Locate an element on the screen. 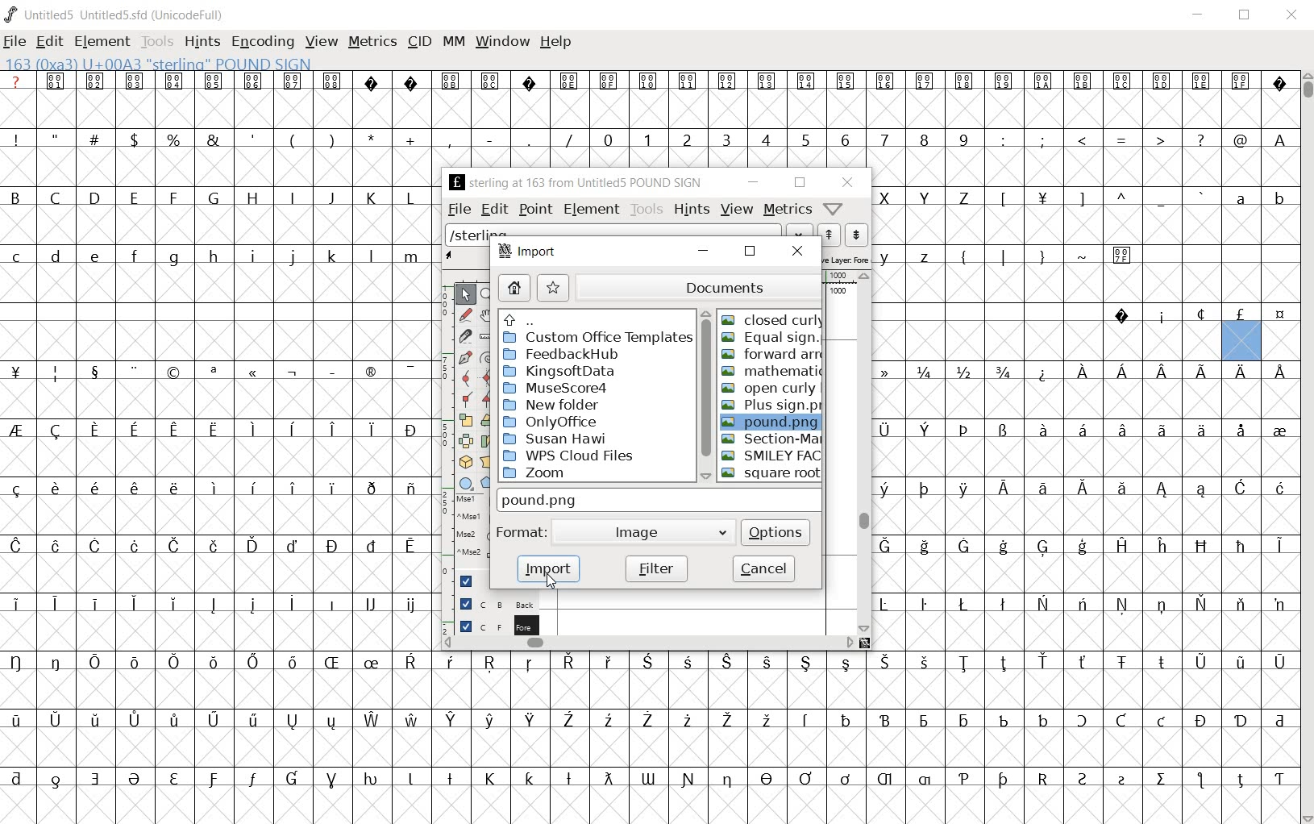 Image resolution: width=1314 pixels, height=824 pixels. Symbol is located at coordinates (172, 721).